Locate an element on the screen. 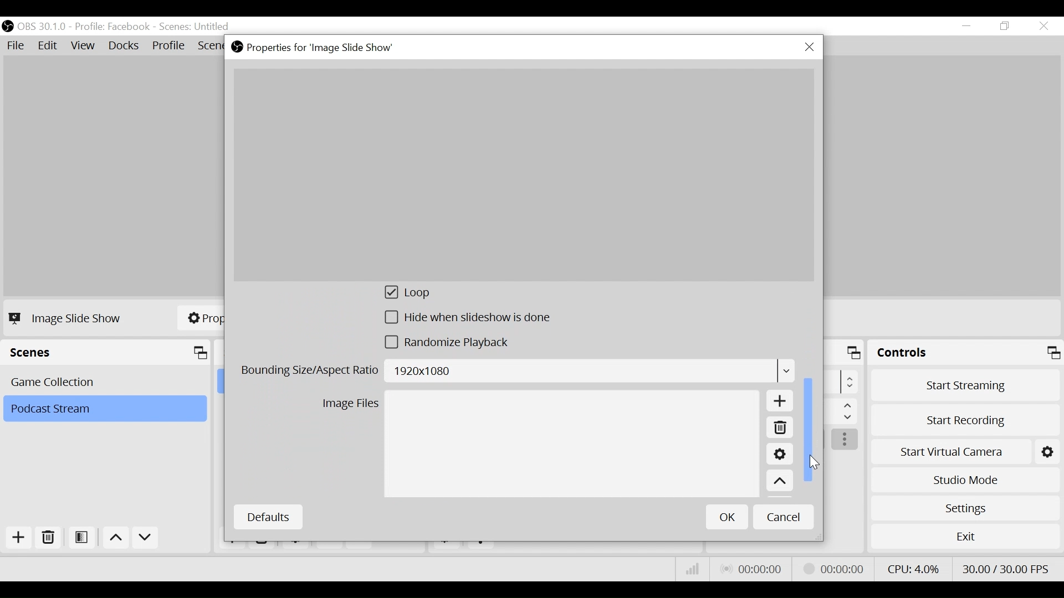 This screenshot has height=598, width=1064. Start Recording is located at coordinates (966, 417).